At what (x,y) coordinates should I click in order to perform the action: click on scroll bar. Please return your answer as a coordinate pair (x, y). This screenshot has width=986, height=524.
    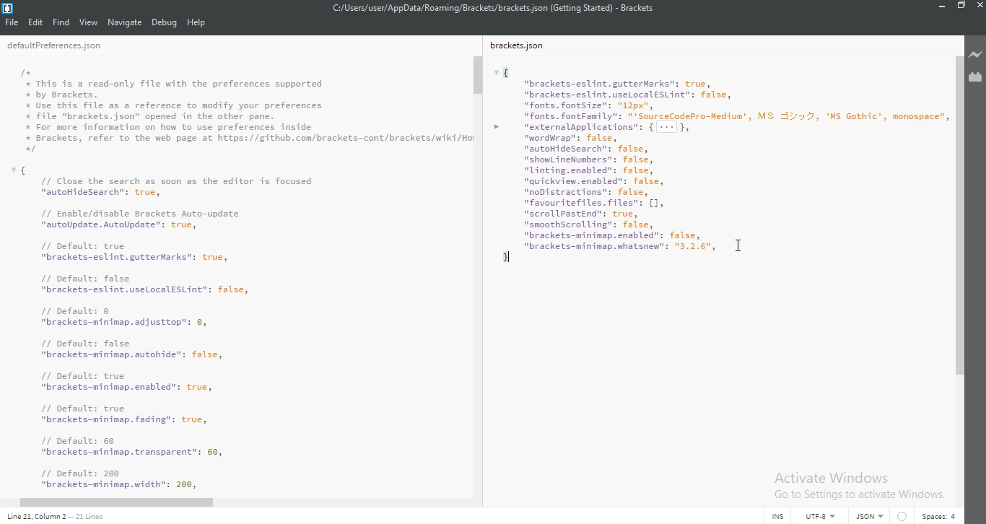
    Looking at the image, I should click on (959, 235).